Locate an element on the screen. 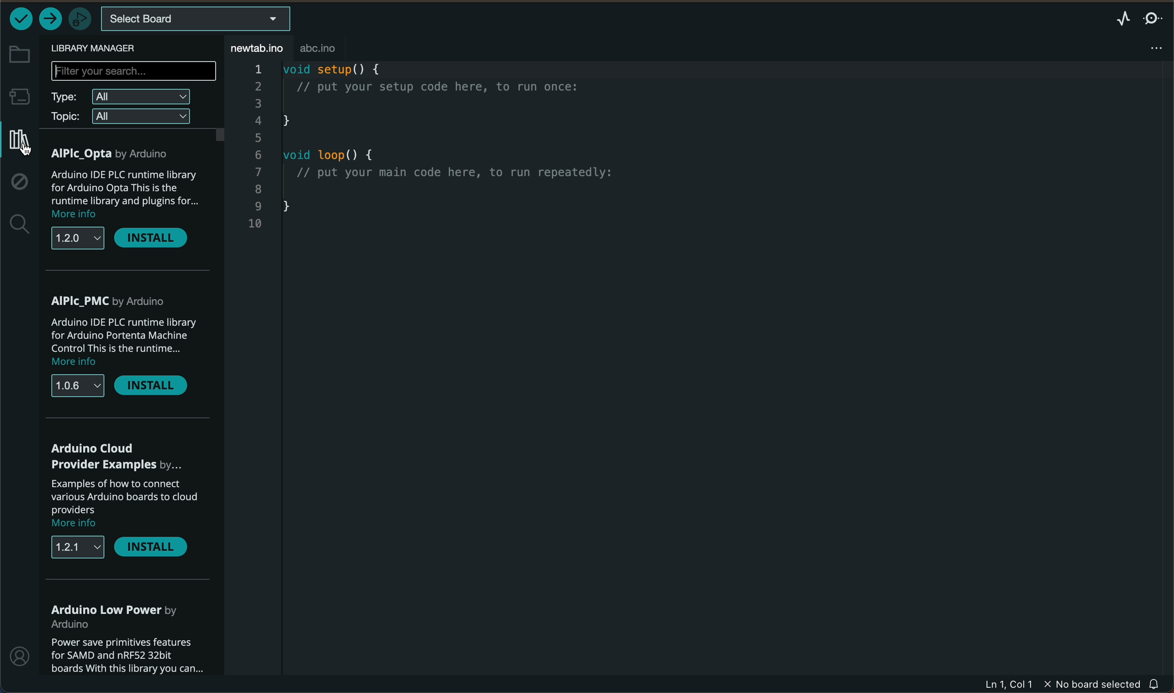 The height and width of the screenshot is (693, 1174). debug is located at coordinates (21, 184).